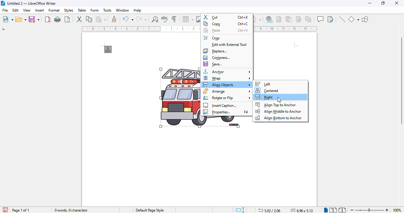 The image size is (404, 213). Describe the element at coordinates (216, 58) in the screenshot. I see `compress` at that location.